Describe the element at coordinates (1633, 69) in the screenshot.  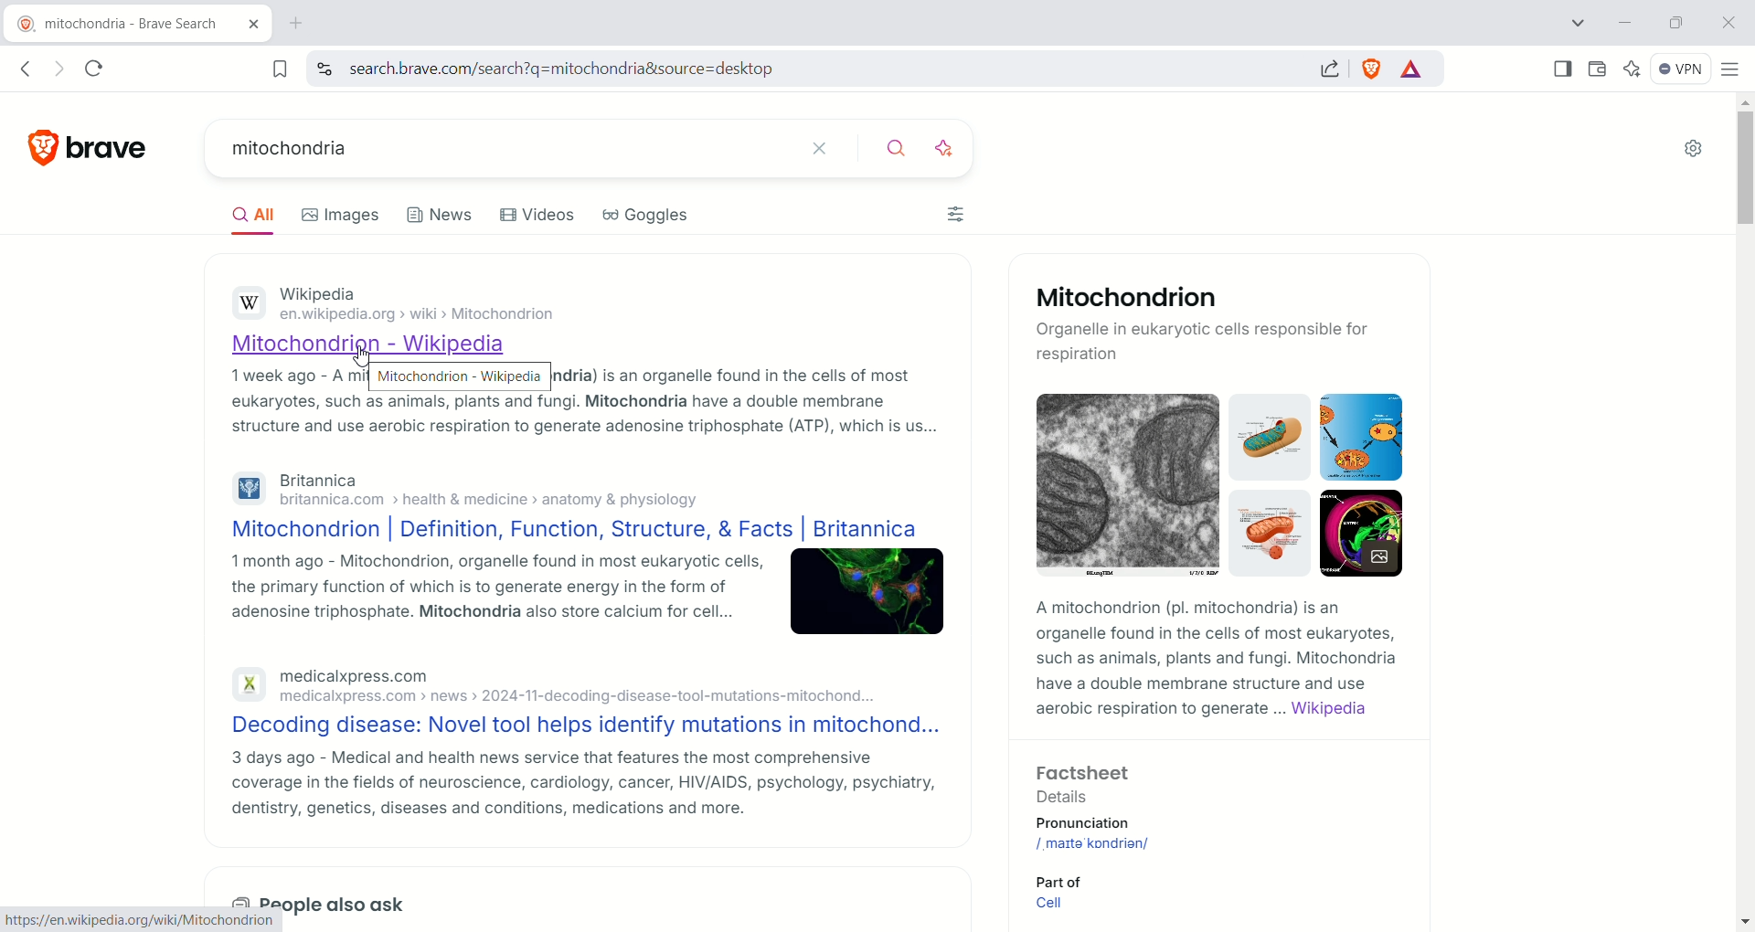
I see `leo AI` at that location.